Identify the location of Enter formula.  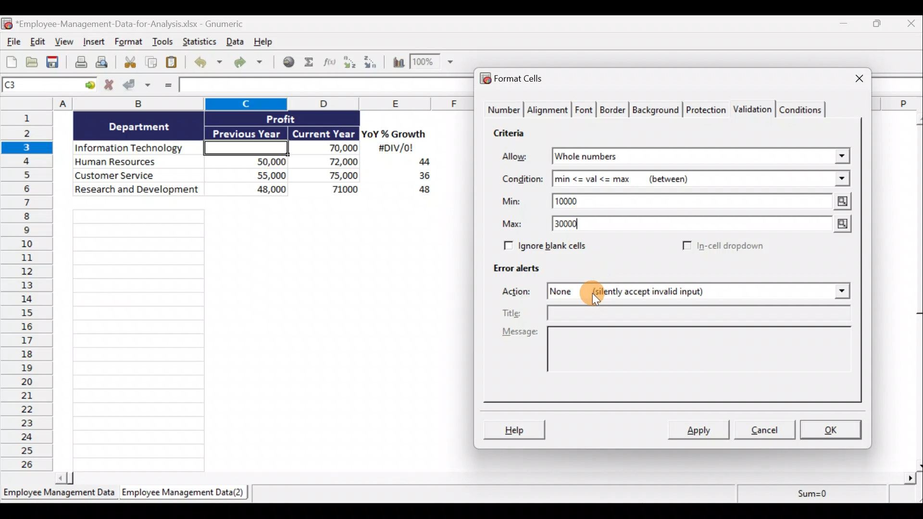
(166, 86).